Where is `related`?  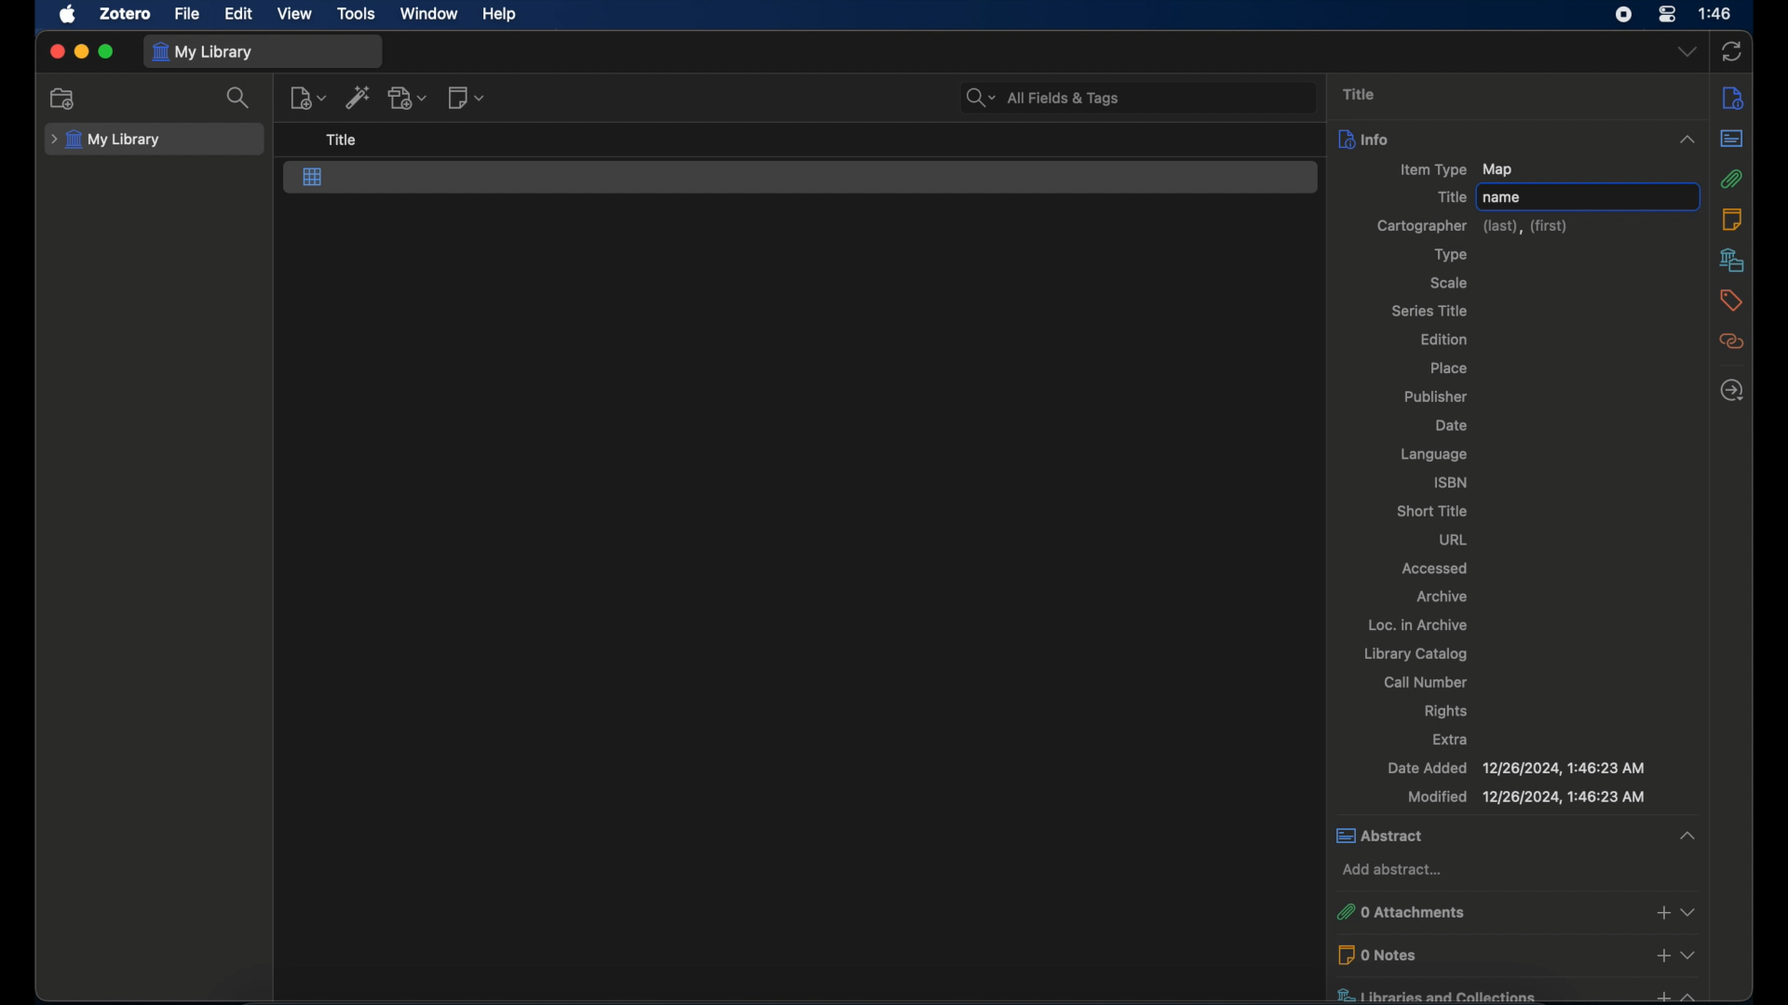 related is located at coordinates (1732, 342).